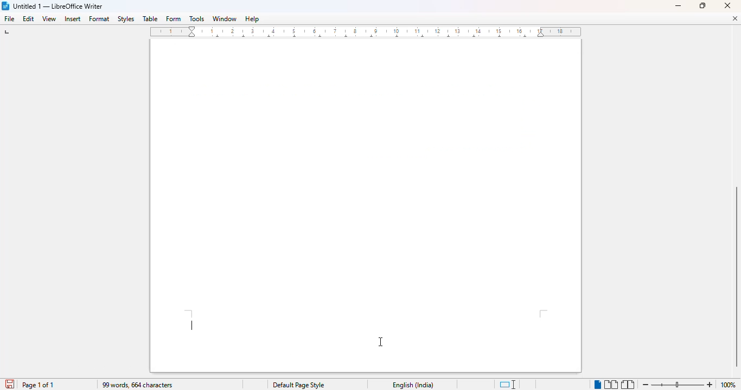 This screenshot has width=741, height=390. What do you see at coordinates (252, 19) in the screenshot?
I see `help` at bounding box center [252, 19].